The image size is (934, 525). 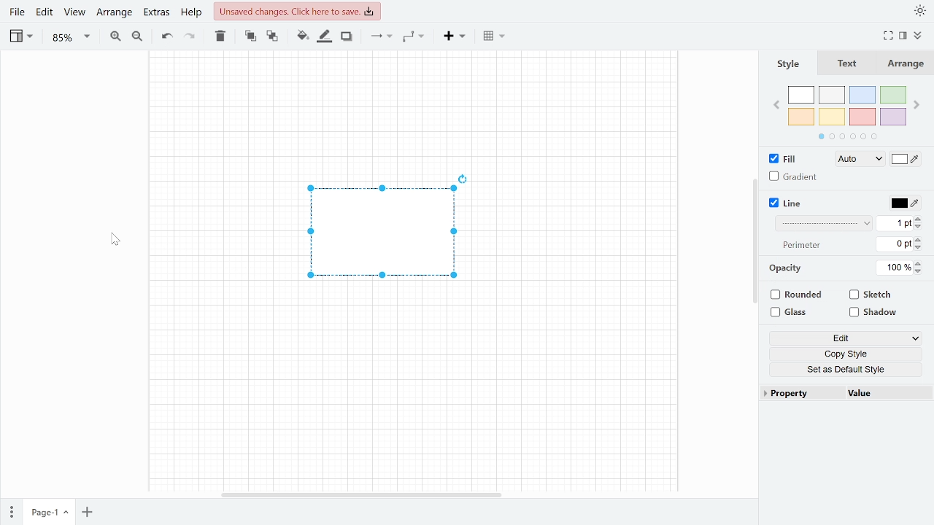 I want to click on Fill style, so click(x=854, y=159).